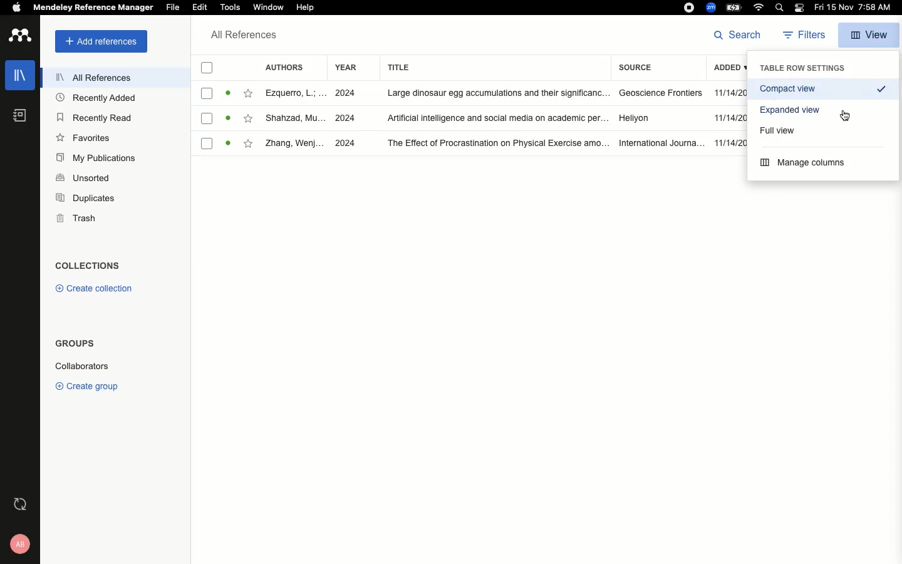 This screenshot has height=564, width=902. I want to click on 11/14/2024, so click(728, 142).